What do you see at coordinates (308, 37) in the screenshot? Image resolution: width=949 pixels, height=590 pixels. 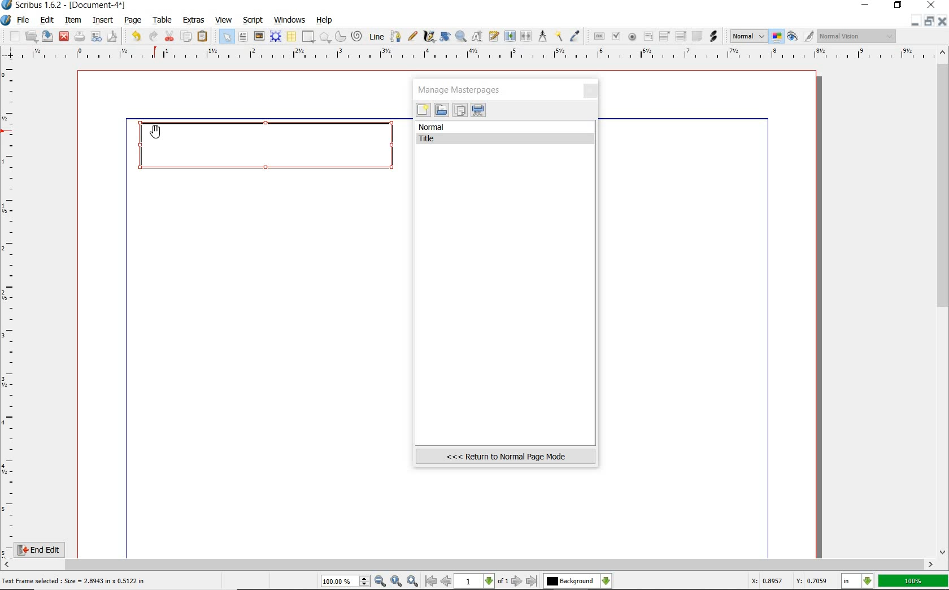 I see `shape` at bounding box center [308, 37].